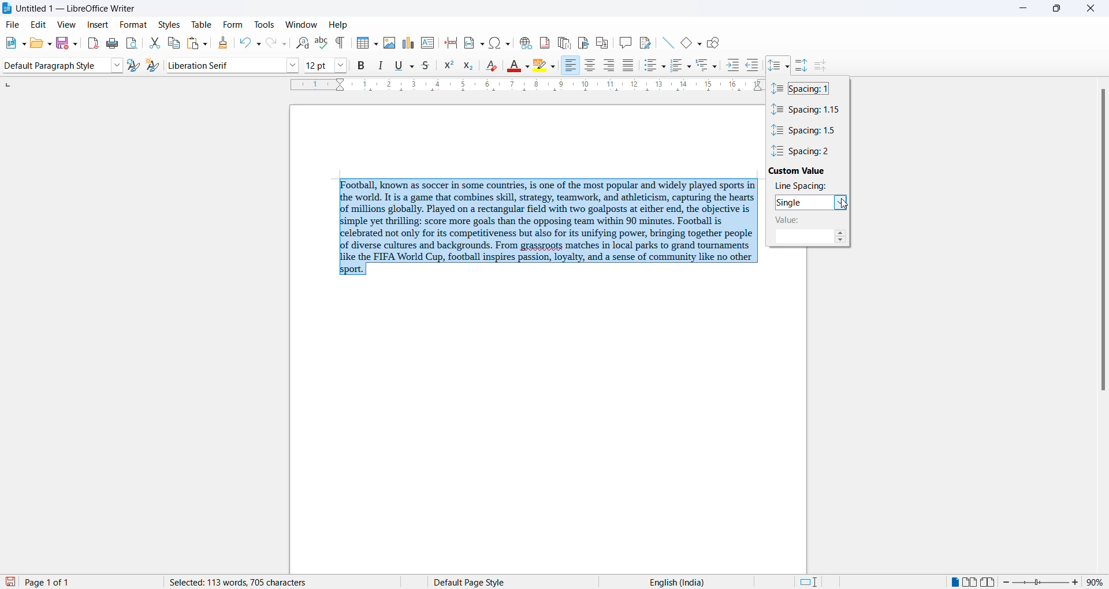  Describe the element at coordinates (133, 43) in the screenshot. I see `print preview` at that location.